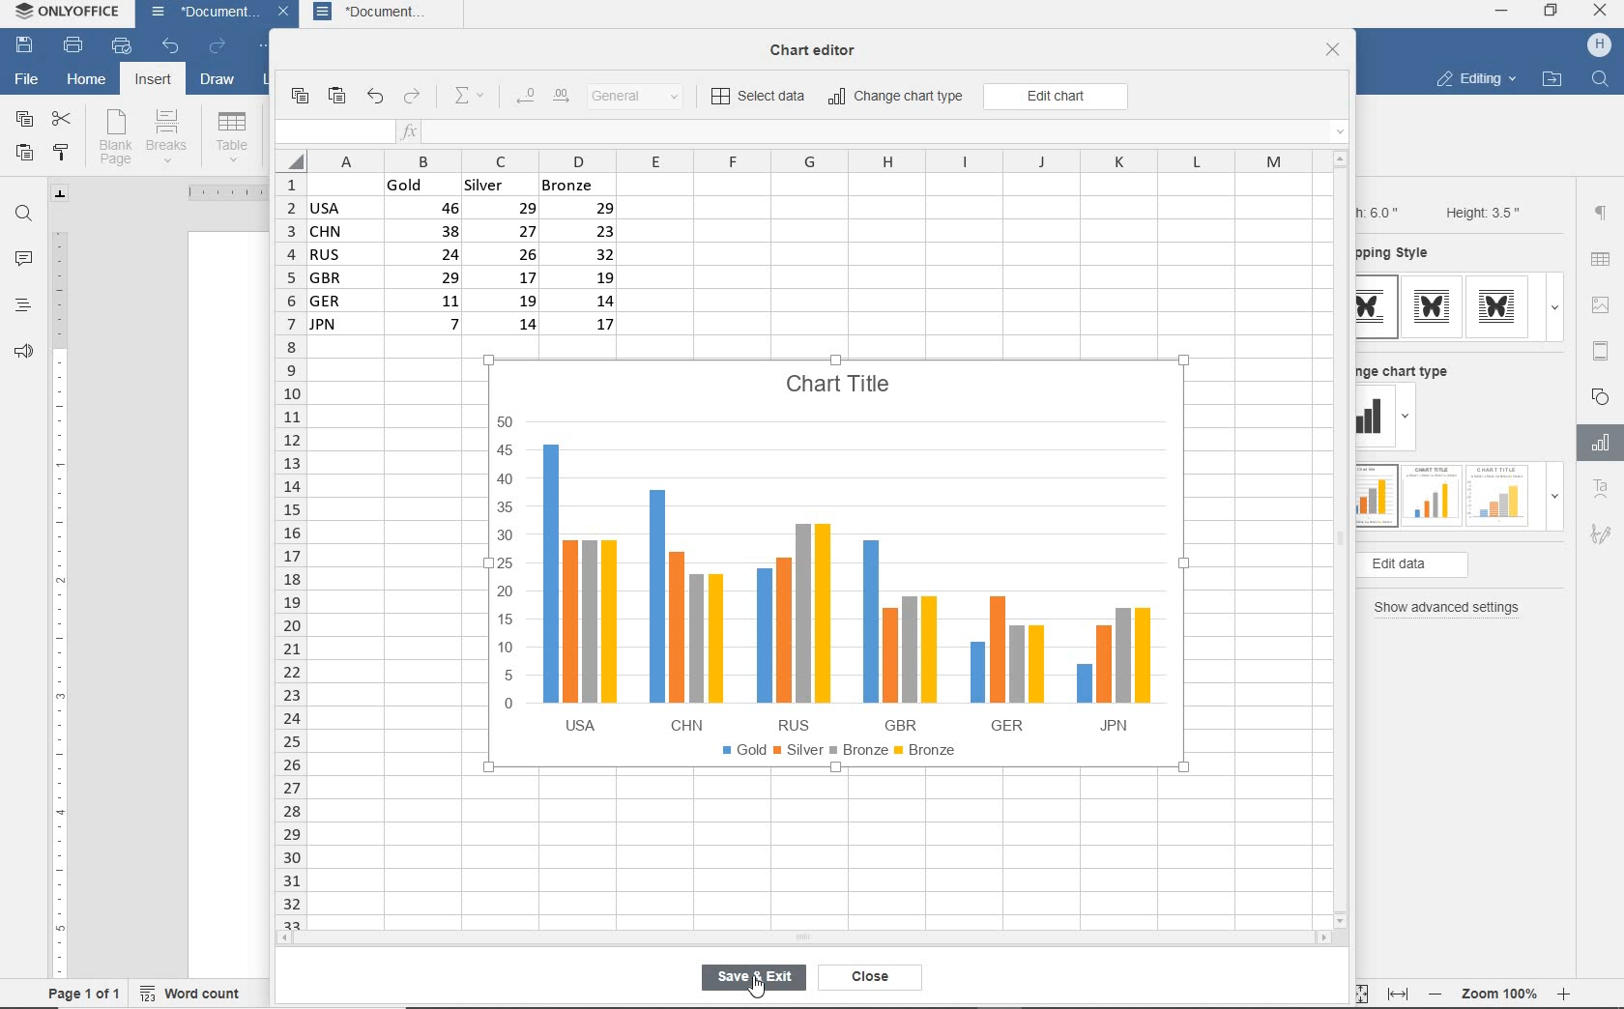  What do you see at coordinates (1437, 994) in the screenshot?
I see `zoom out` at bounding box center [1437, 994].